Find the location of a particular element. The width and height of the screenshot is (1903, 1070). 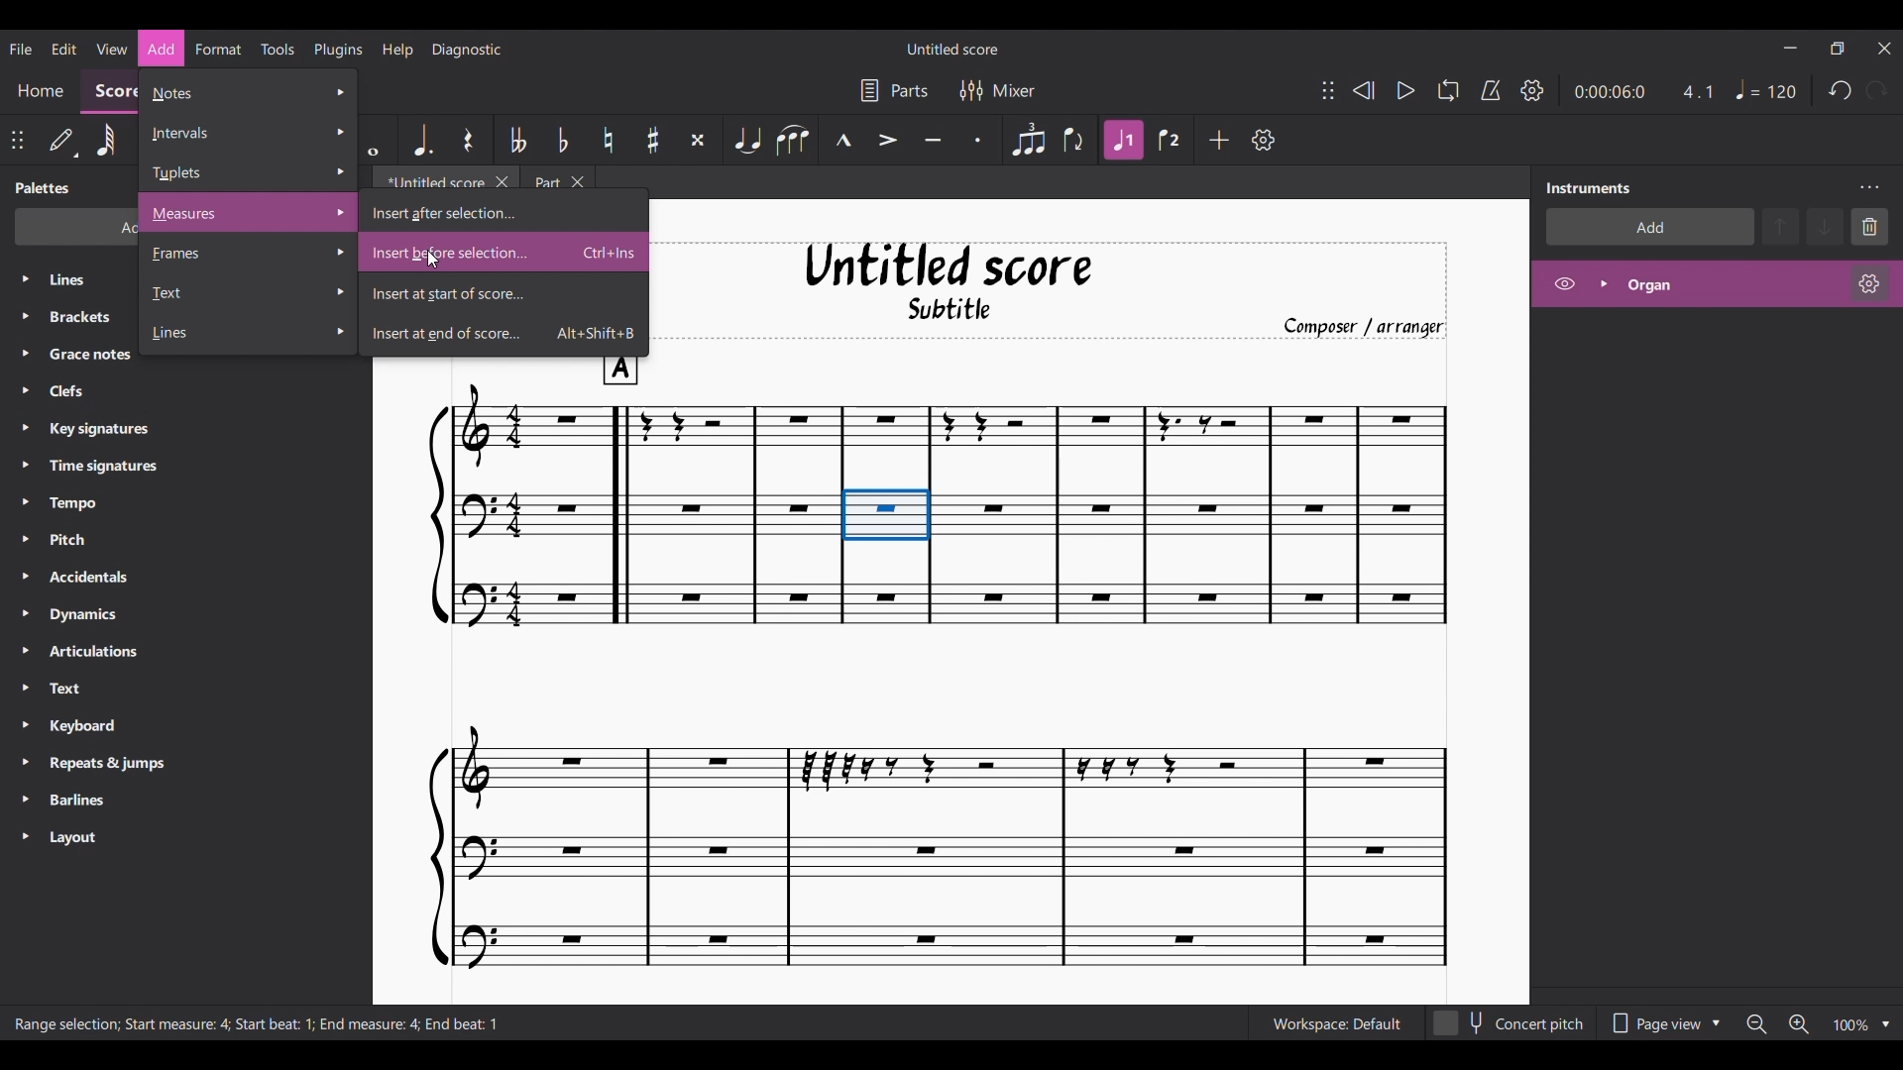

Slur is located at coordinates (793, 141).